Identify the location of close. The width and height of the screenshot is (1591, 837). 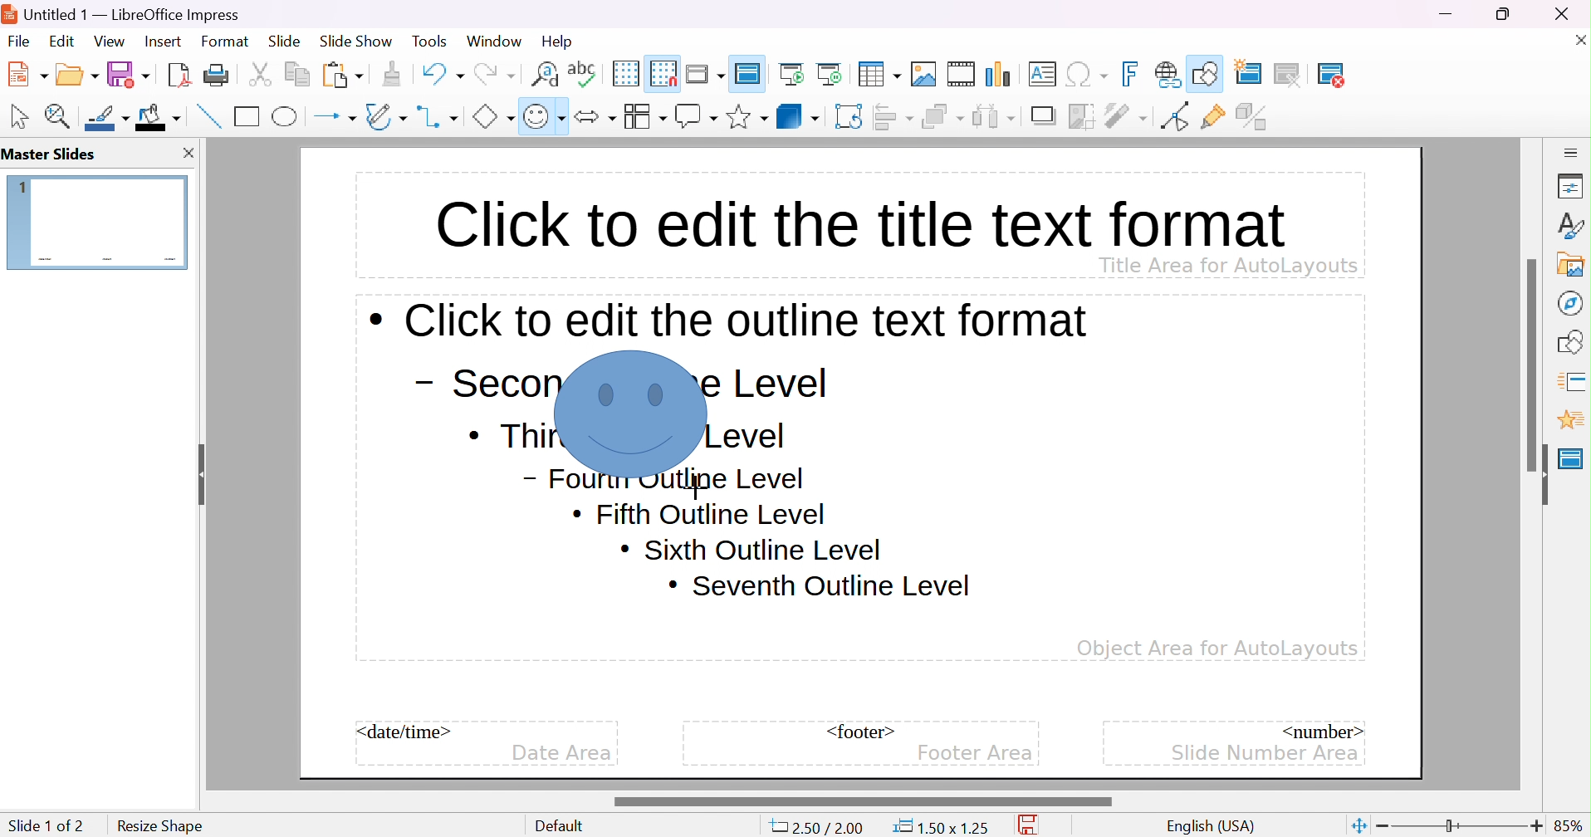
(1577, 39).